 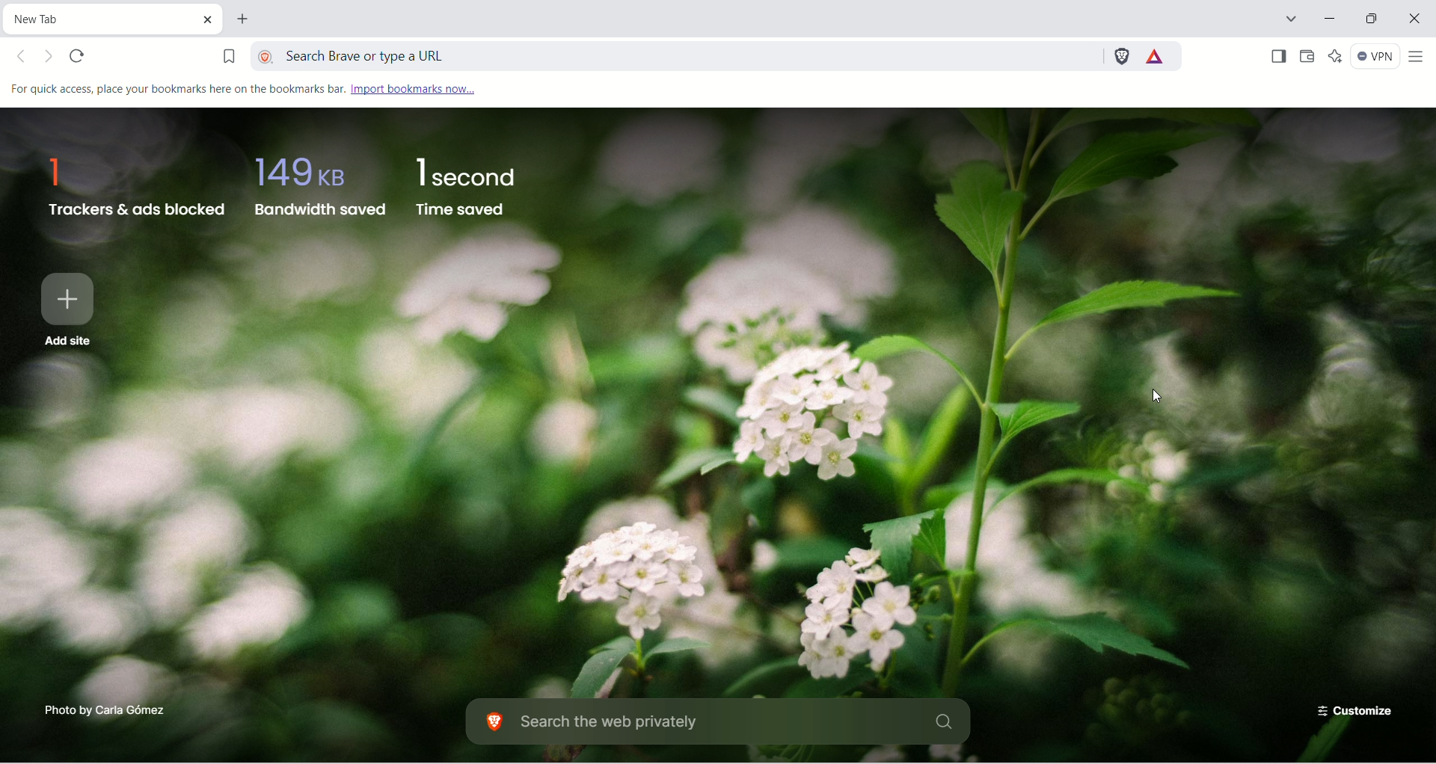 I want to click on Search tabs, so click(x=1289, y=16).